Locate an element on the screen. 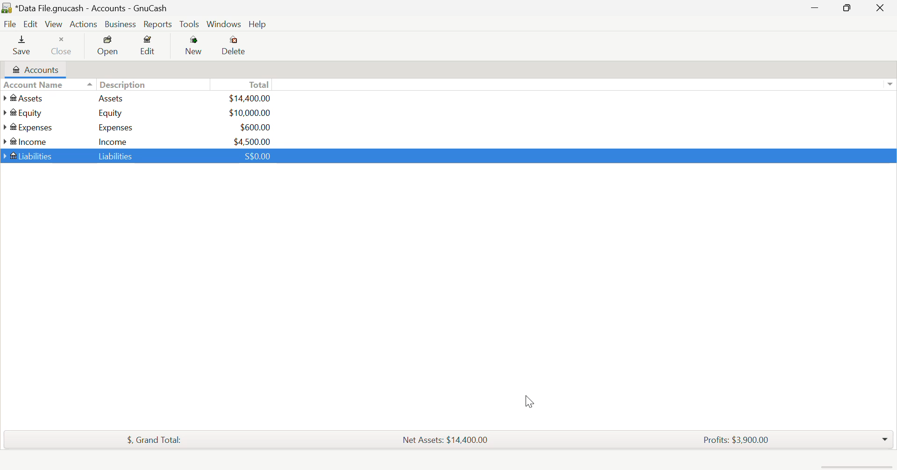  Assets Account is located at coordinates (25, 98).